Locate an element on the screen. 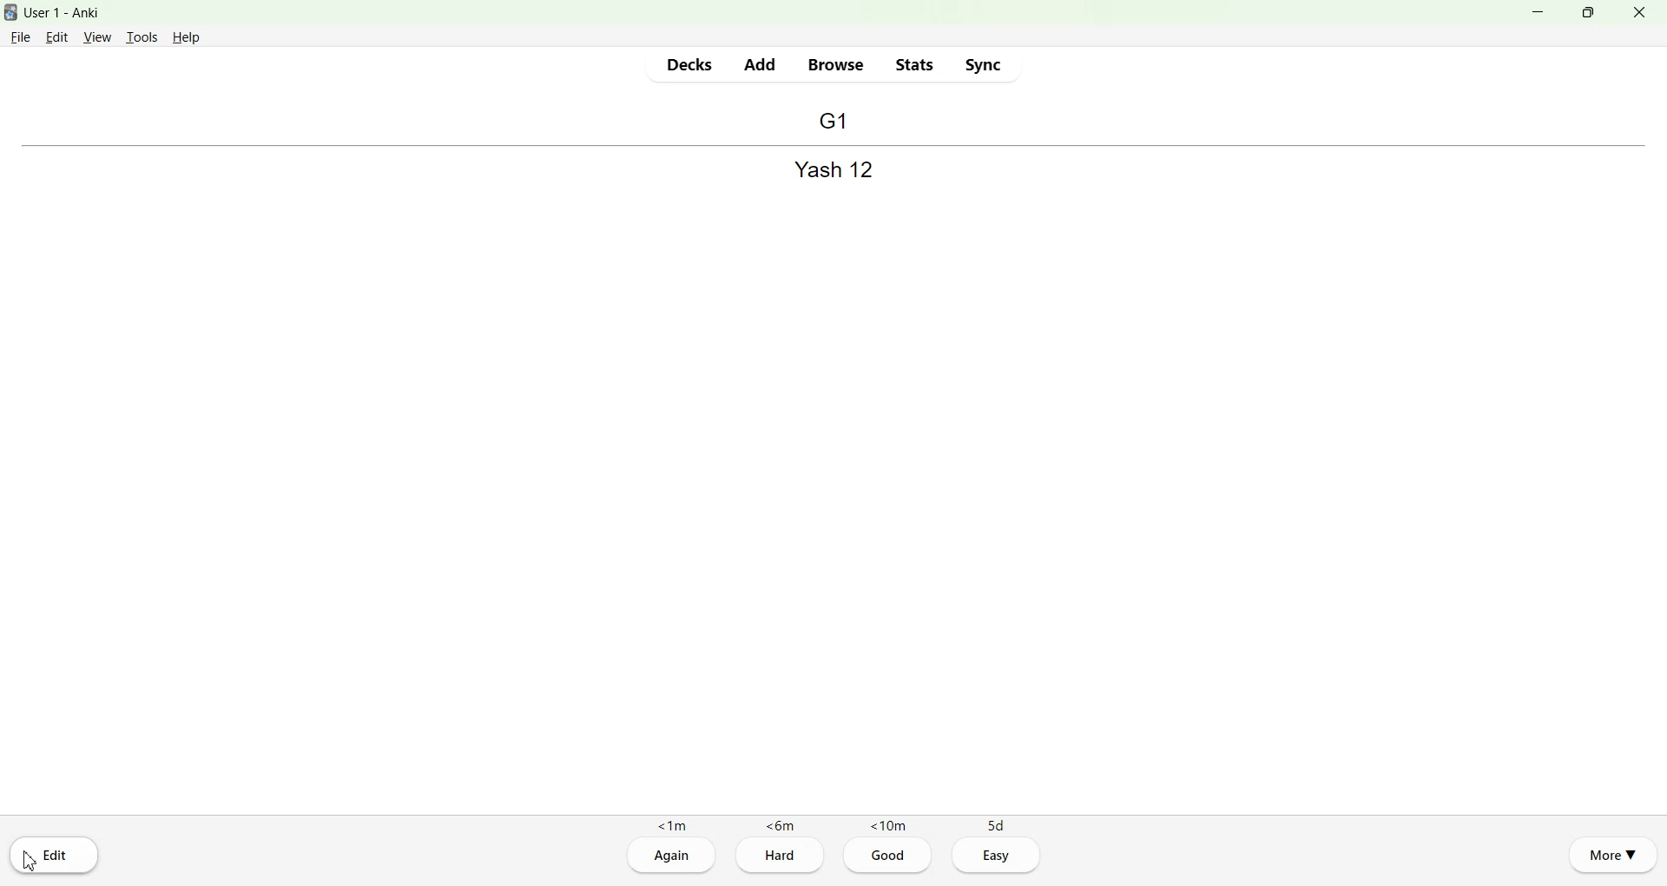  File is located at coordinates (21, 36).